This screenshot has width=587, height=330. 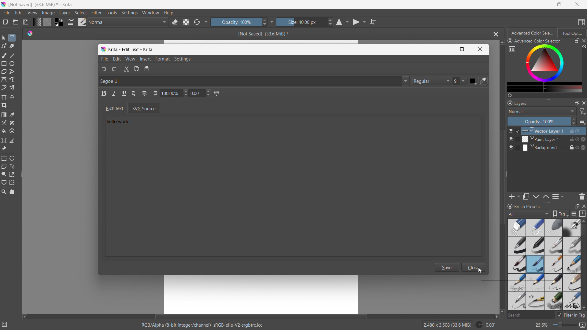 I want to click on File, so click(x=104, y=59).